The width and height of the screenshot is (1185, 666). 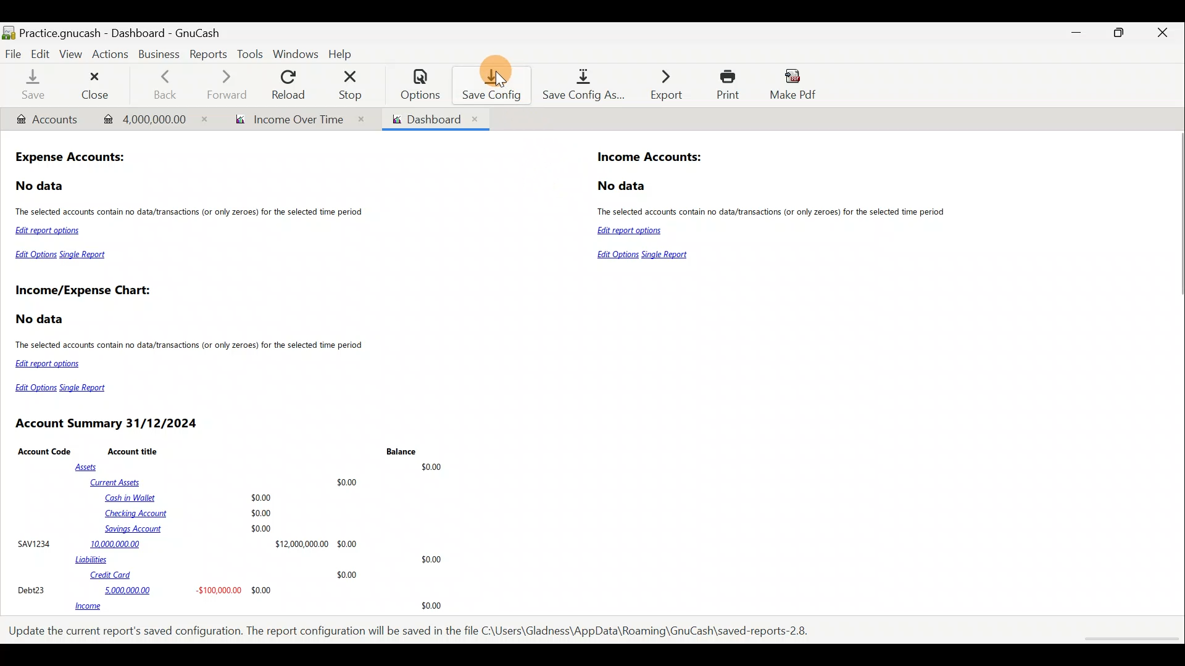 What do you see at coordinates (1163, 35) in the screenshot?
I see `Close` at bounding box center [1163, 35].